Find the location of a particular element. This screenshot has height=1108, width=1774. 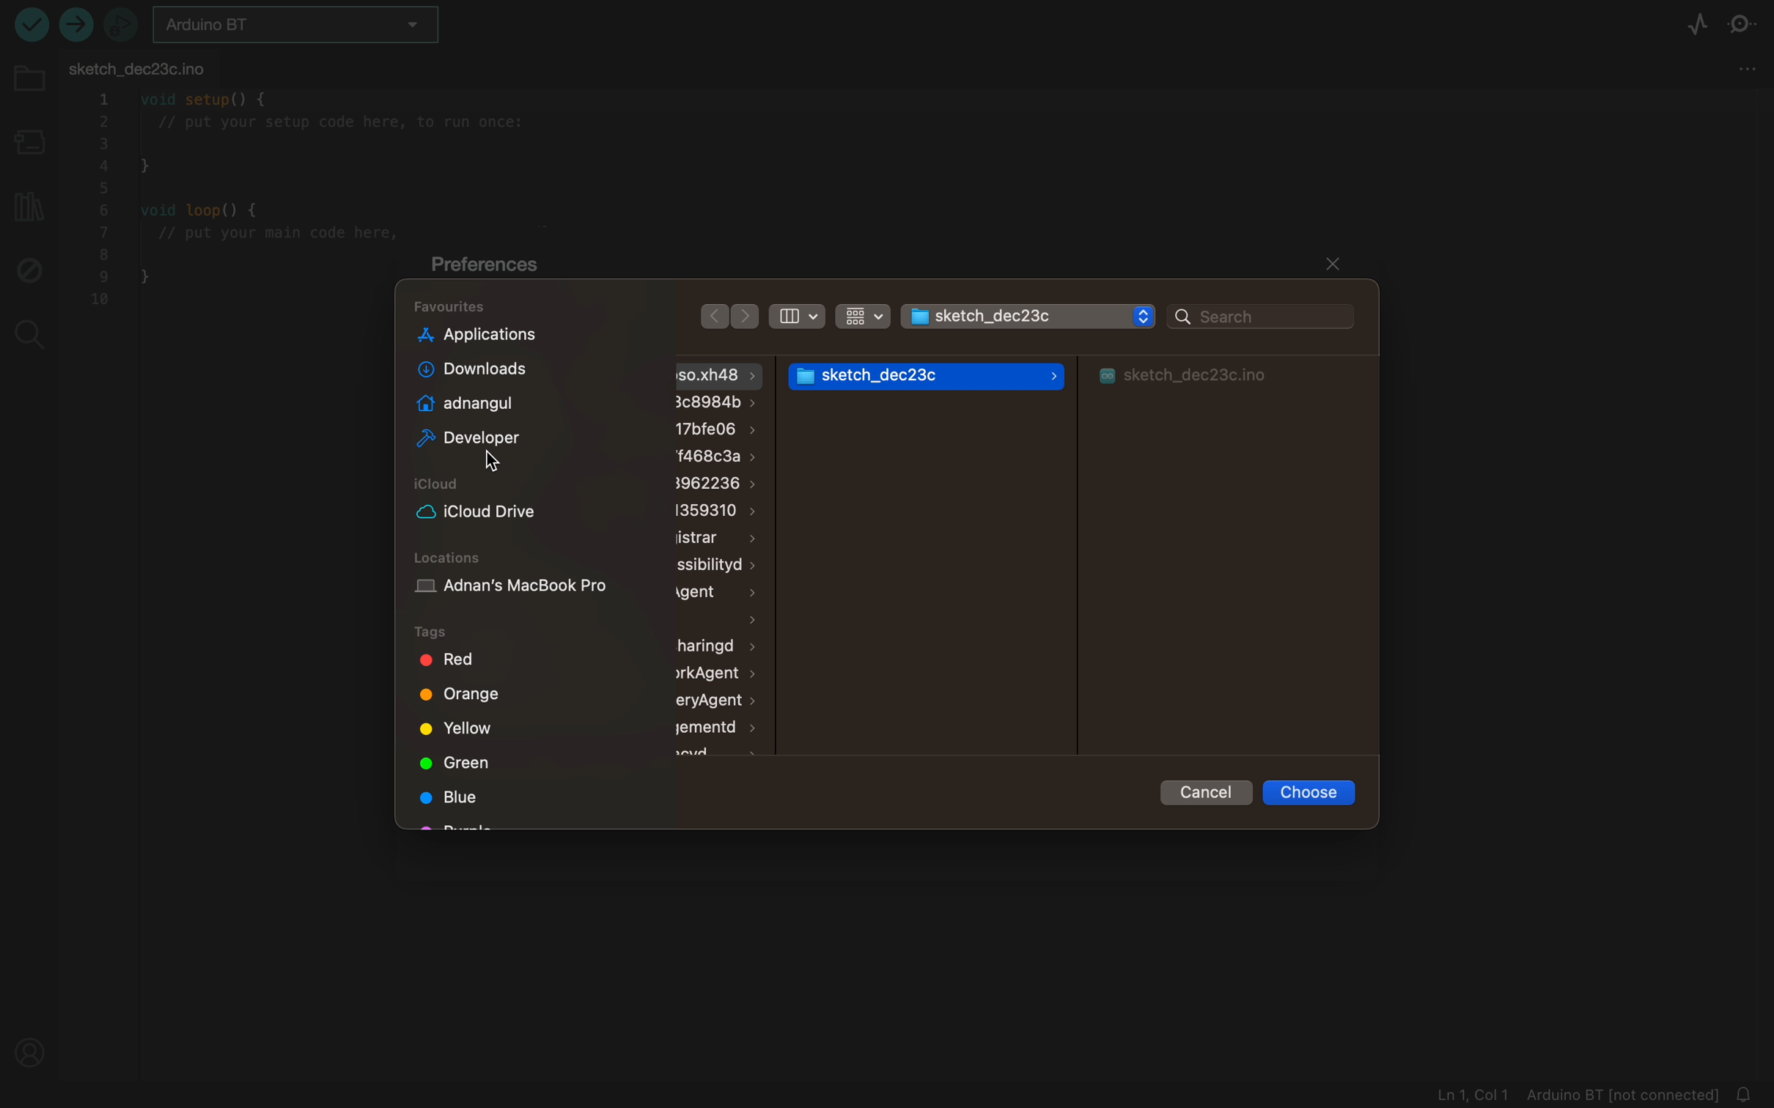

search is located at coordinates (1265, 316).